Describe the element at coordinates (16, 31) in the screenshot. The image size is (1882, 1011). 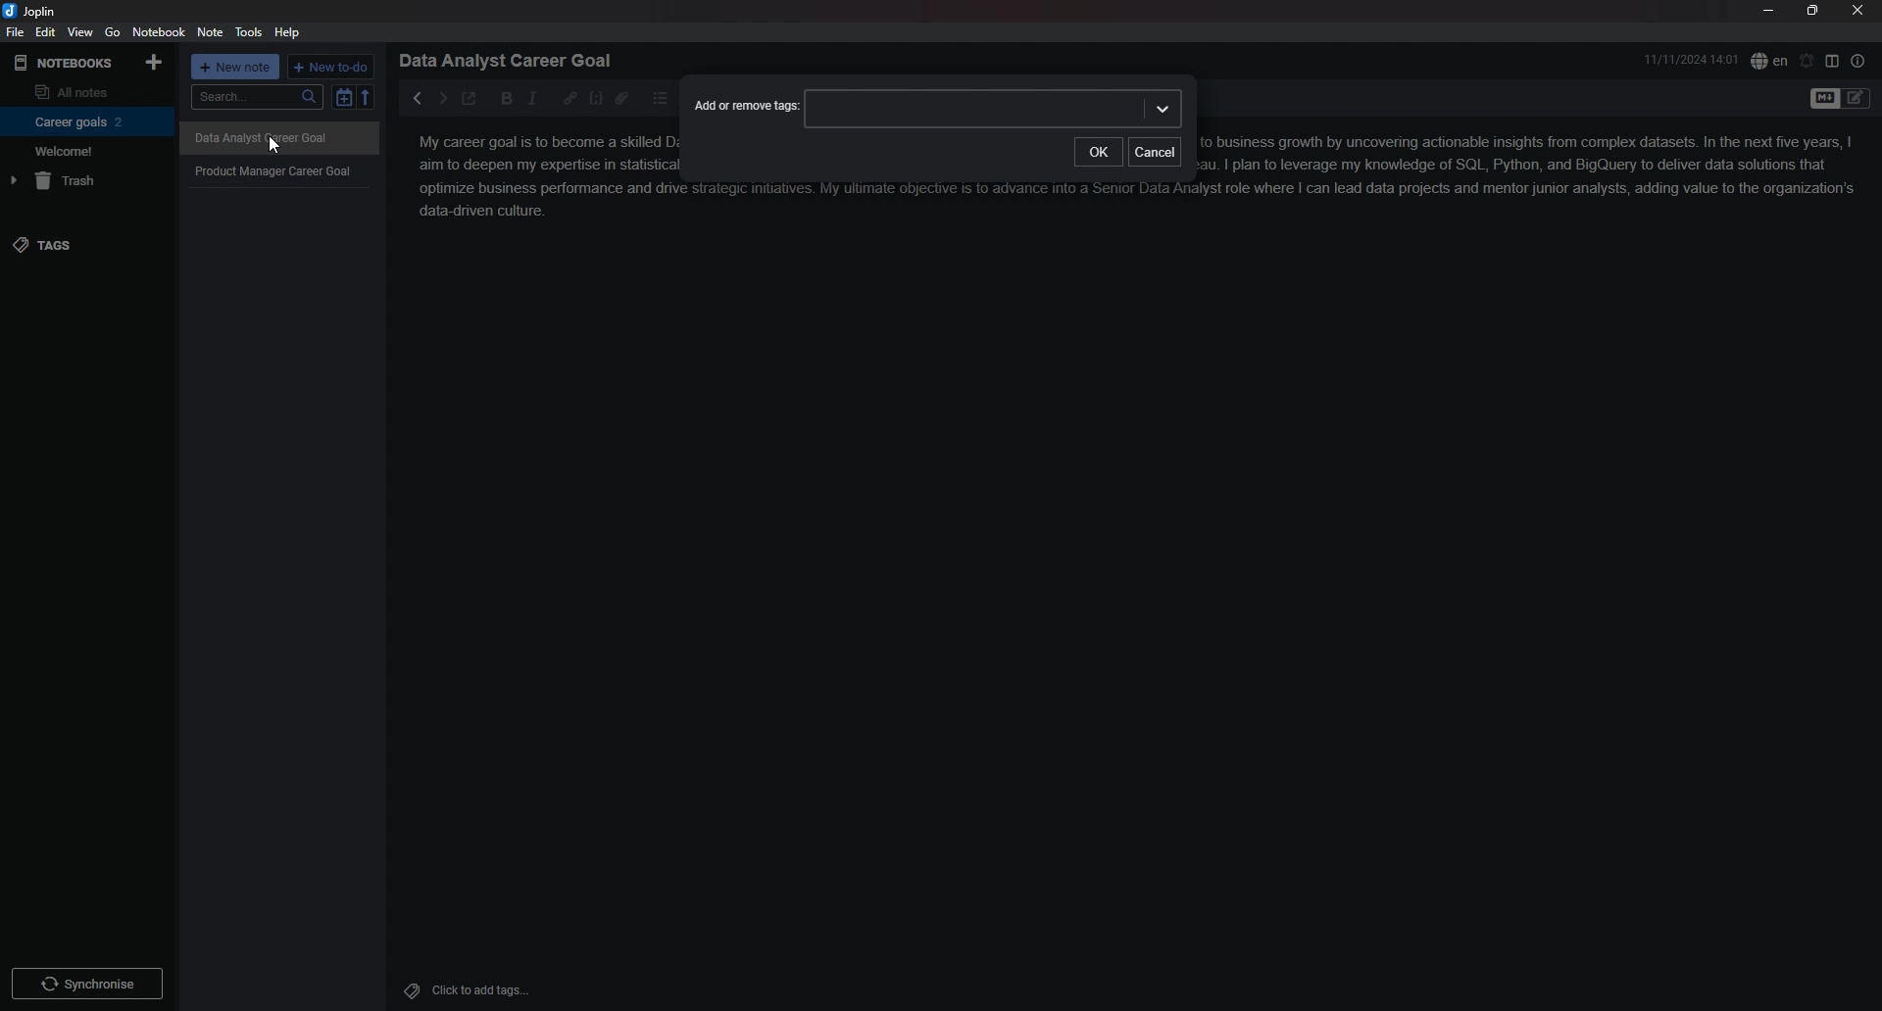
I see `file` at that location.